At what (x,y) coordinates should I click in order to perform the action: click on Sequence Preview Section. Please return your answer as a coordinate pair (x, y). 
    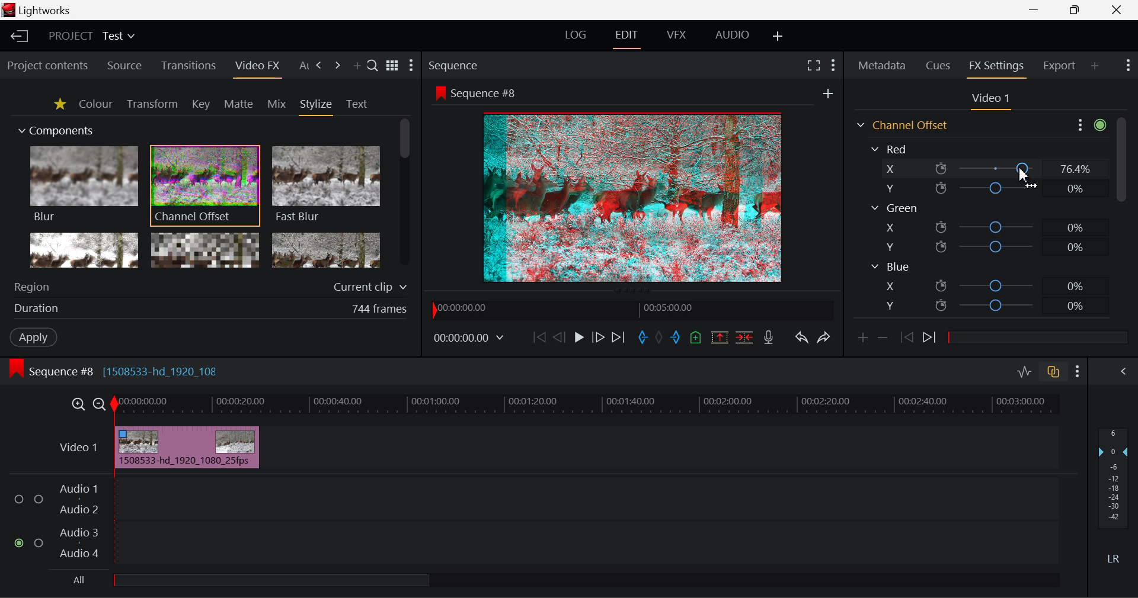
    Looking at the image, I should click on (455, 65).